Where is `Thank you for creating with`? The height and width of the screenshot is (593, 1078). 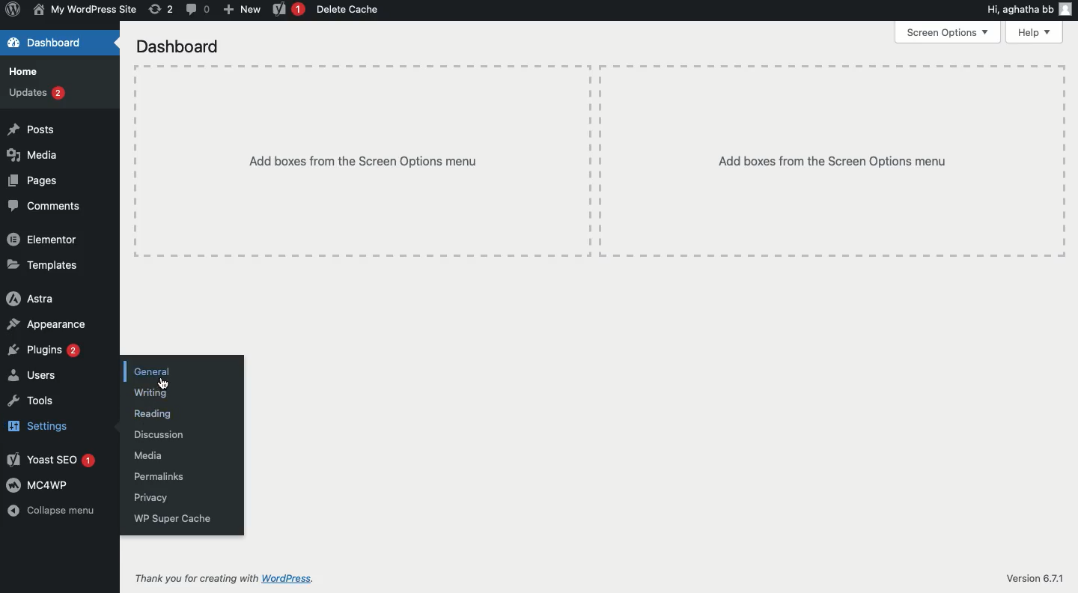
Thank you for creating with is located at coordinates (189, 574).